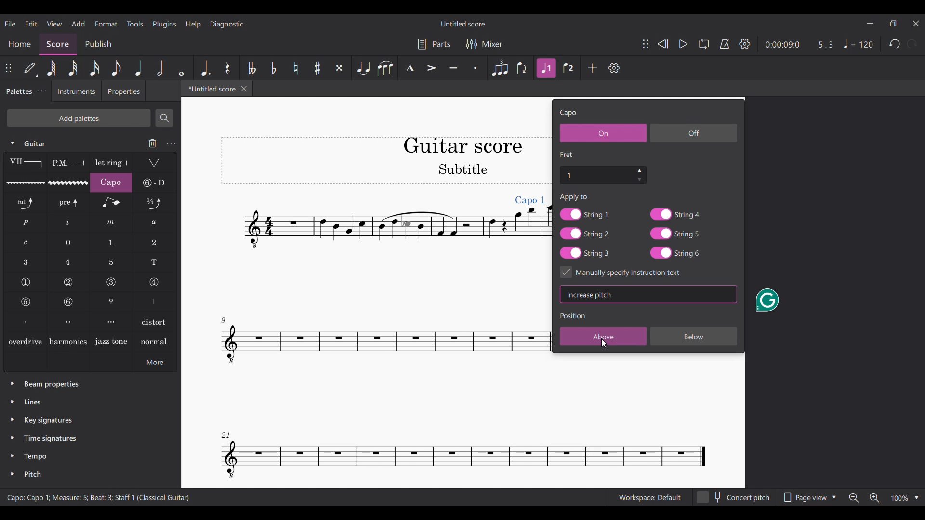  Describe the element at coordinates (725, 44) in the screenshot. I see `Metronome` at that location.